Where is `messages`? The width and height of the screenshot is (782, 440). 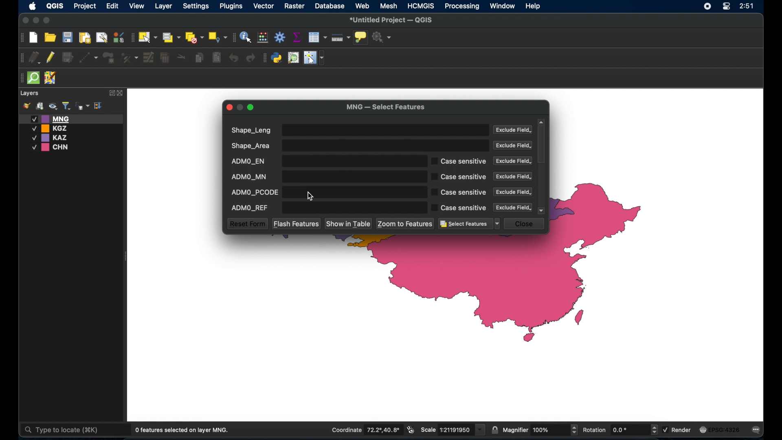 messages is located at coordinates (758, 430).